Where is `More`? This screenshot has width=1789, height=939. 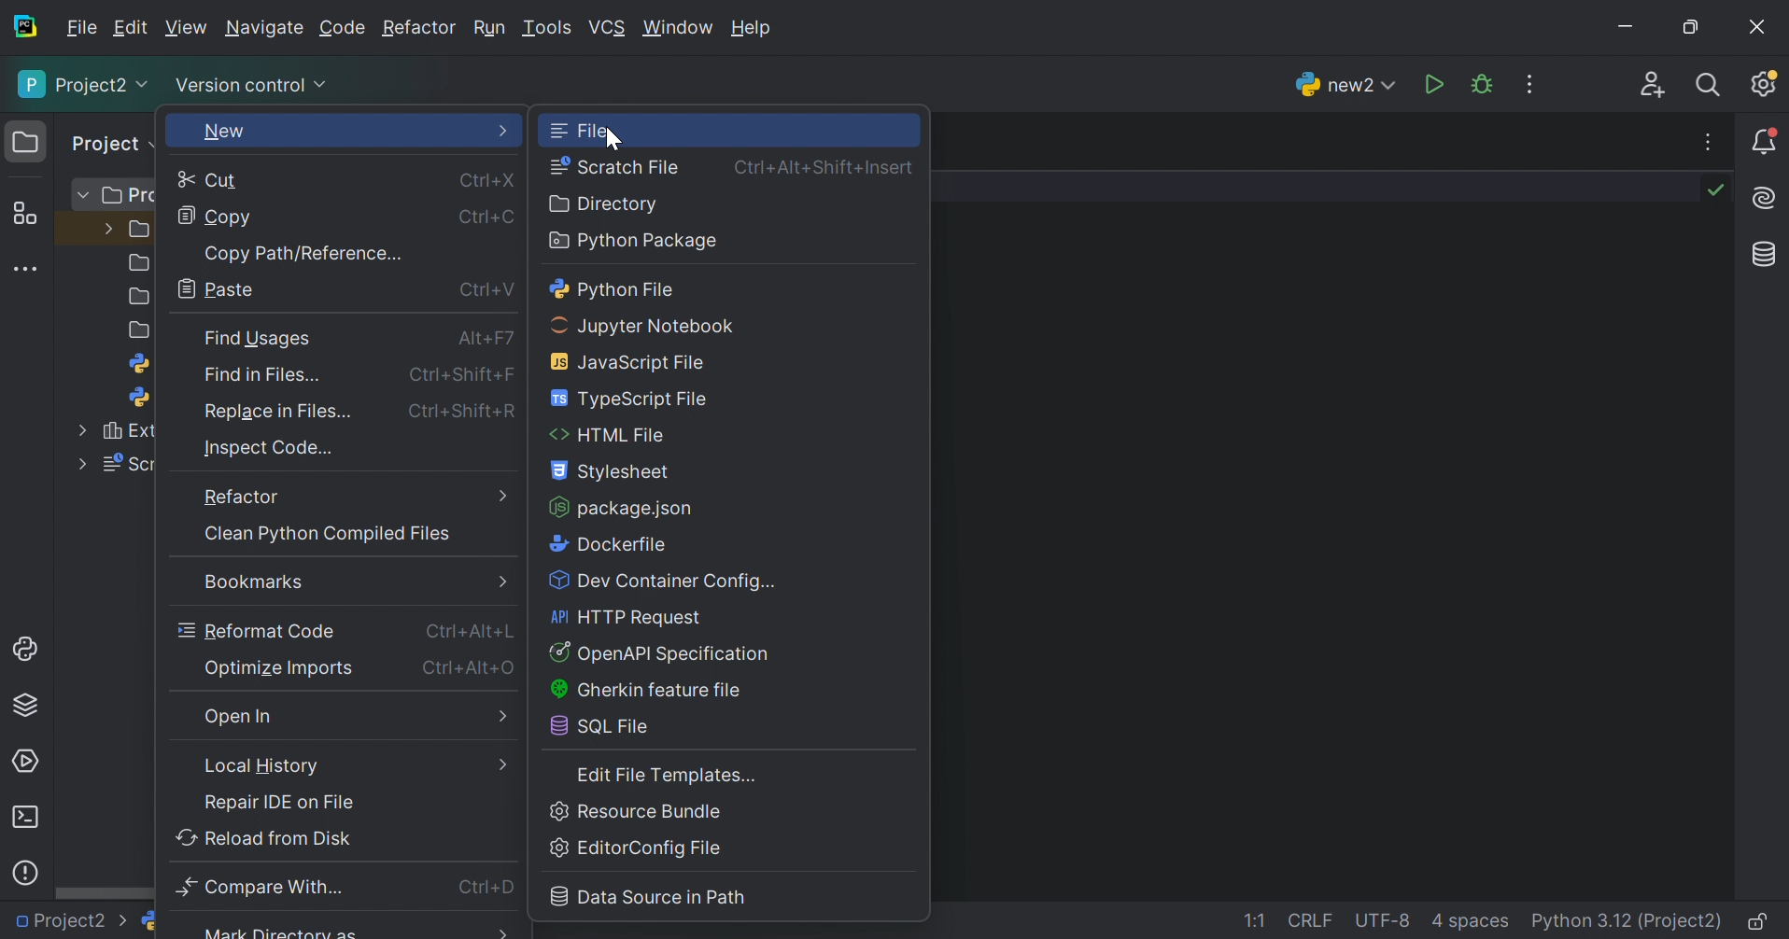 More is located at coordinates (506, 718).